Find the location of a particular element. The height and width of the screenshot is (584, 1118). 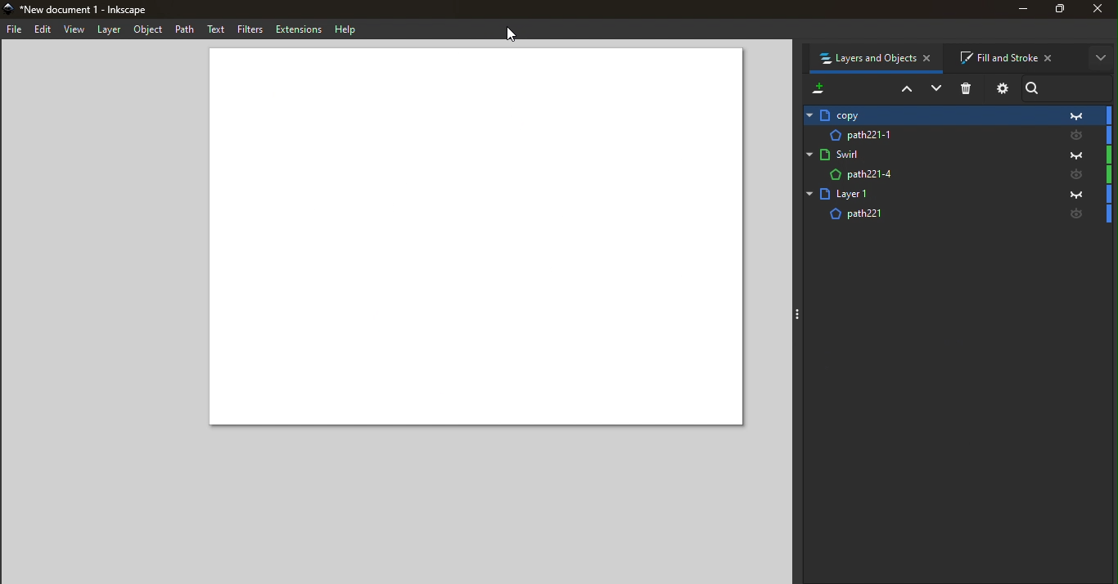

Text is located at coordinates (214, 28).